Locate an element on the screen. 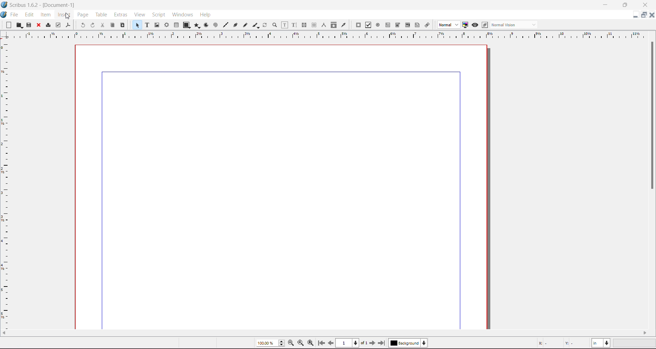  Image Frame is located at coordinates (157, 25).